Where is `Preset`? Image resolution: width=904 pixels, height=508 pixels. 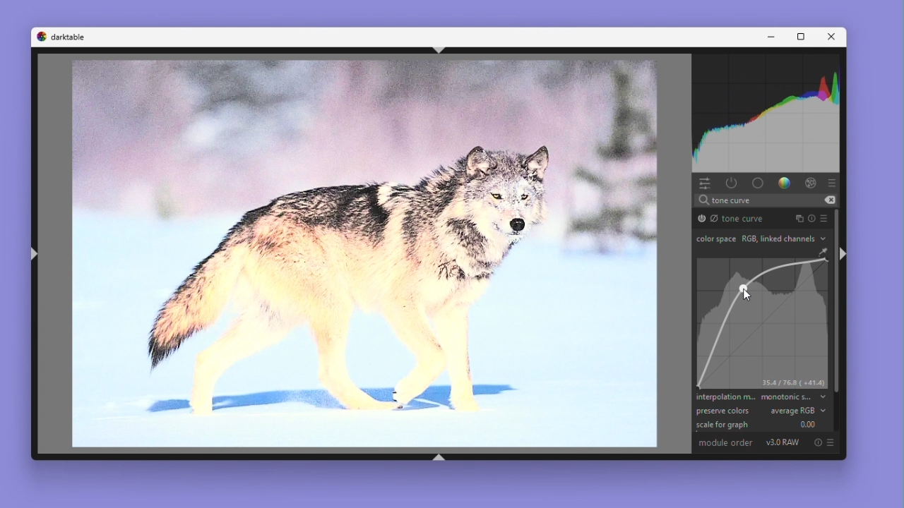 Preset is located at coordinates (832, 183).